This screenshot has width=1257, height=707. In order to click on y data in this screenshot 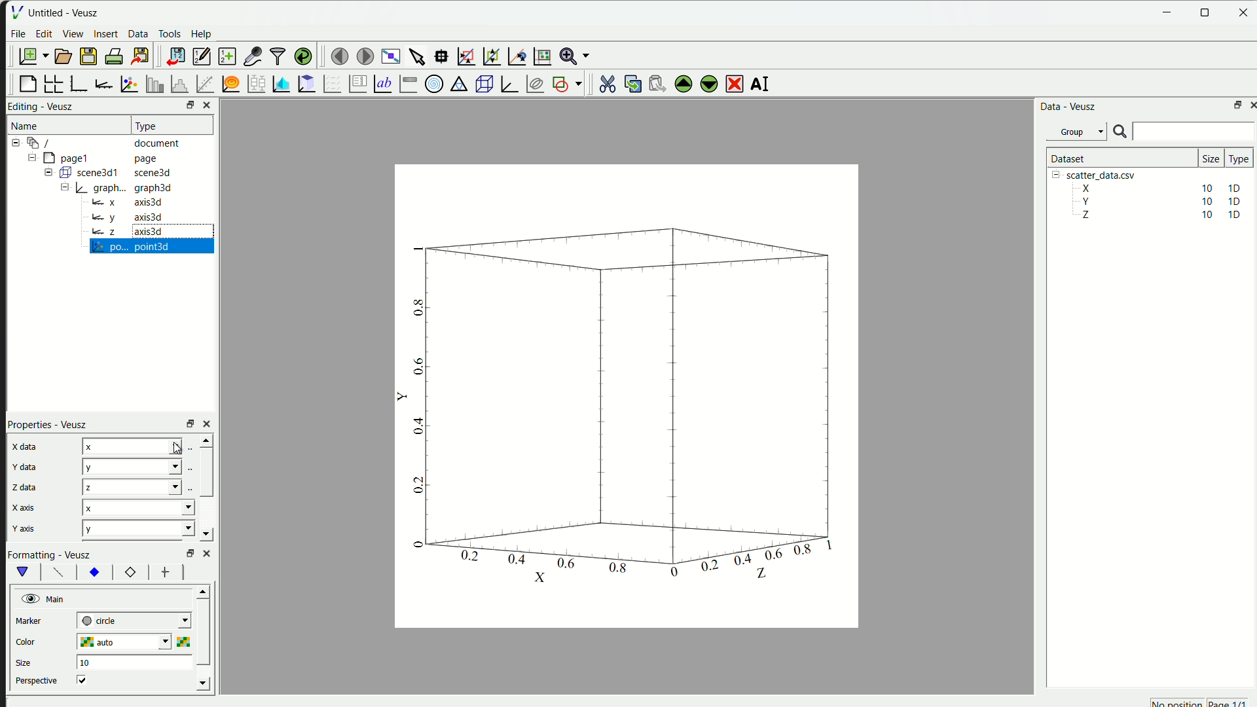, I will do `click(18, 465)`.